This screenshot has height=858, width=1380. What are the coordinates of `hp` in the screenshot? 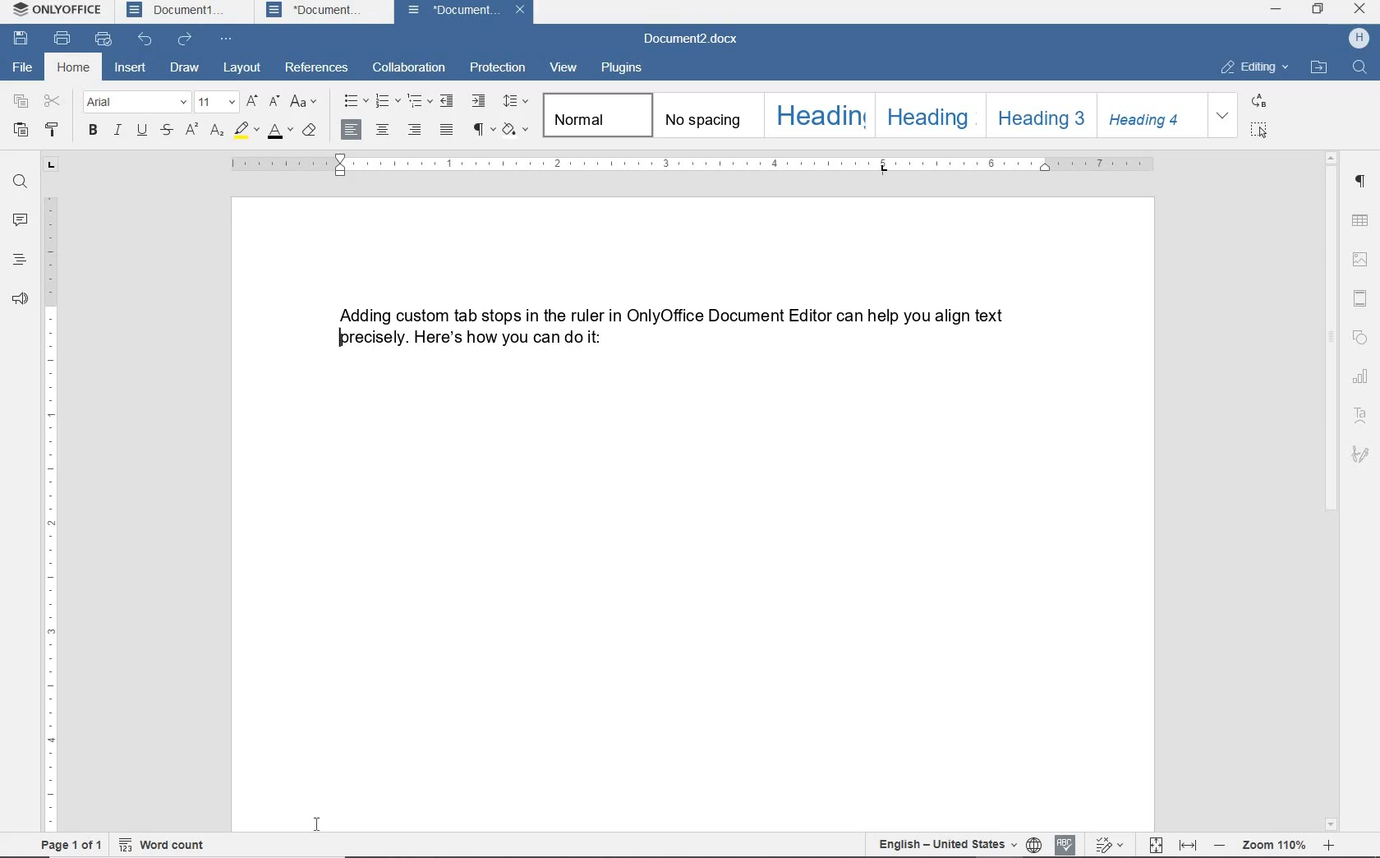 It's located at (1362, 38).